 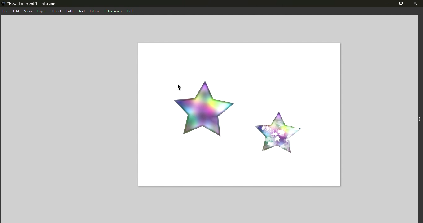 I want to click on object, so click(x=56, y=12).